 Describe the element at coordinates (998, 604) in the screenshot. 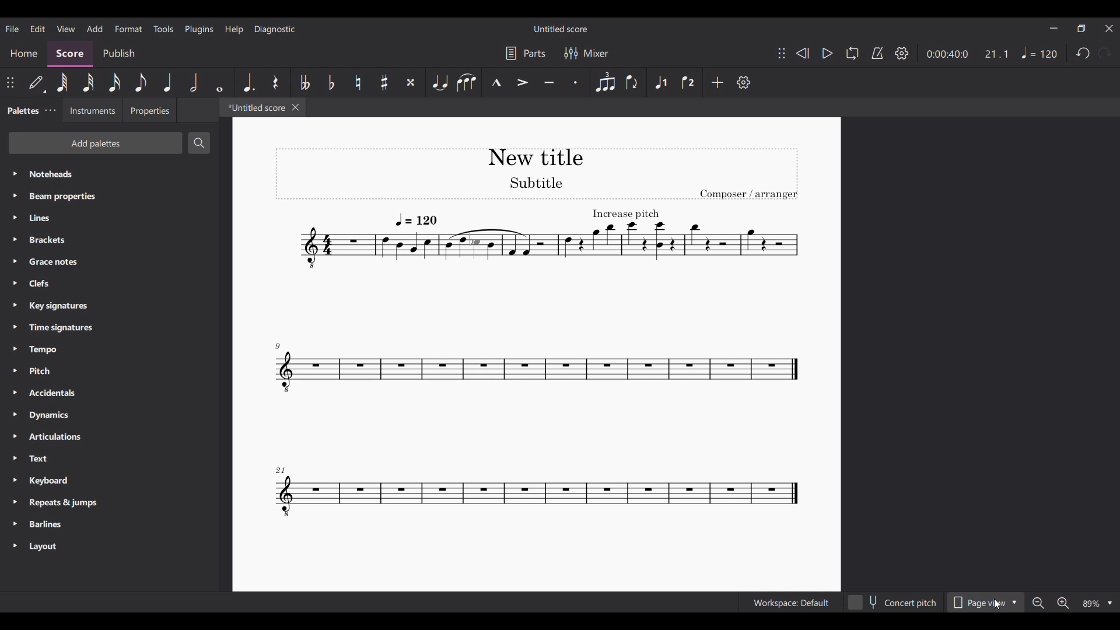

I see `Cursor` at that location.